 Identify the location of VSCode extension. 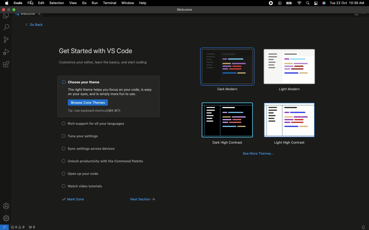
(280, 4).